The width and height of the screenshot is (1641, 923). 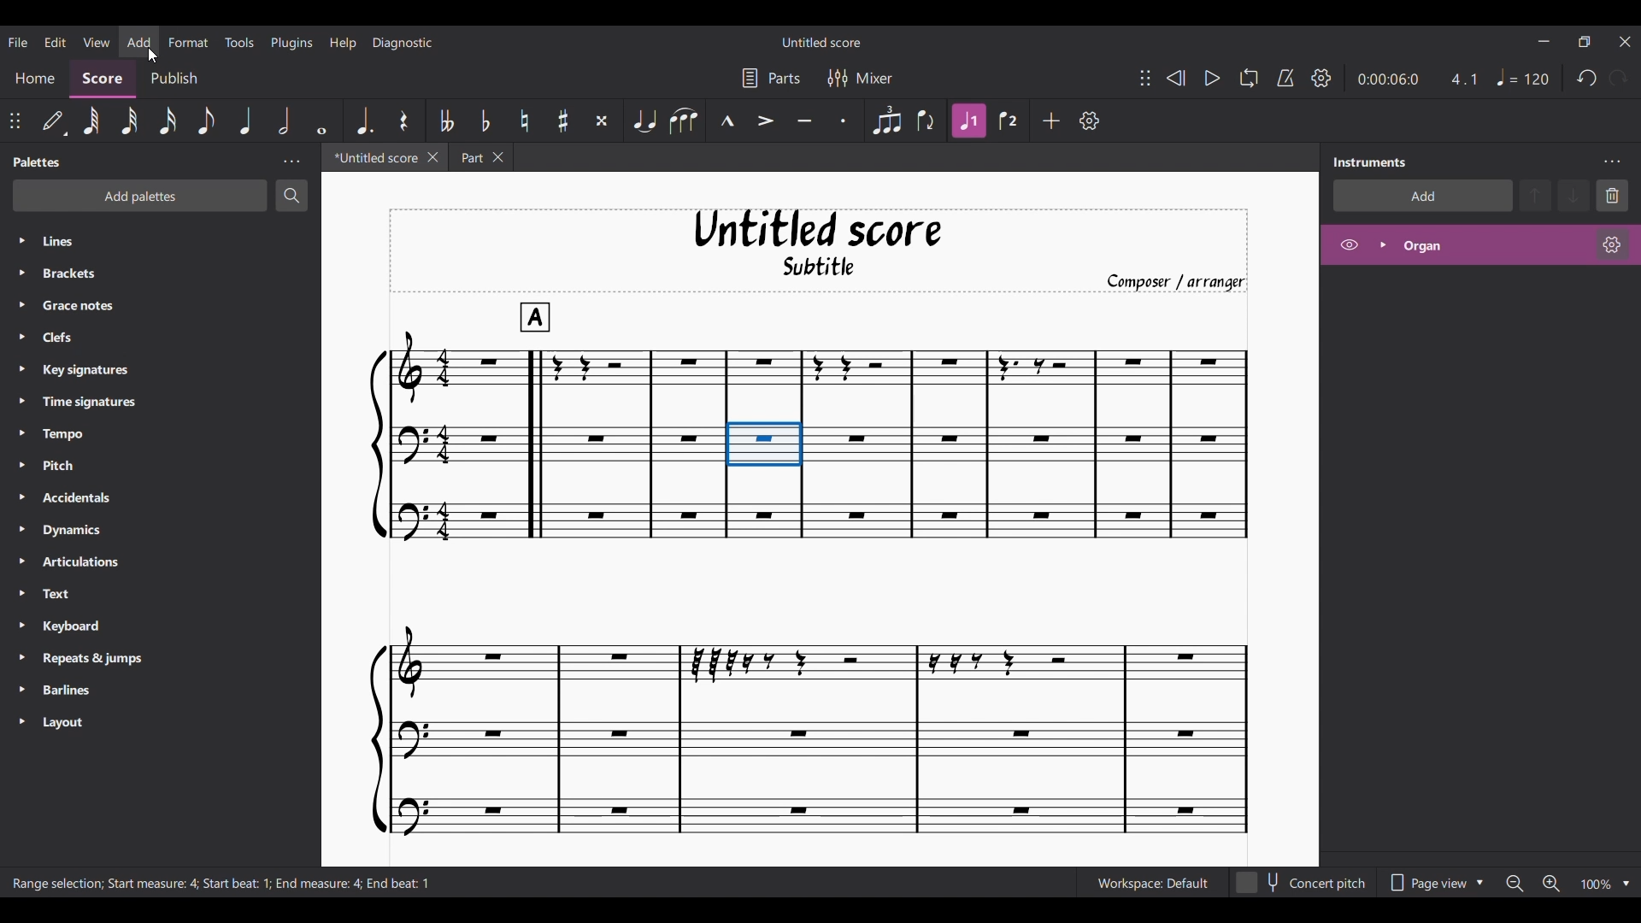 What do you see at coordinates (1368, 162) in the screenshot?
I see `Panel title` at bounding box center [1368, 162].